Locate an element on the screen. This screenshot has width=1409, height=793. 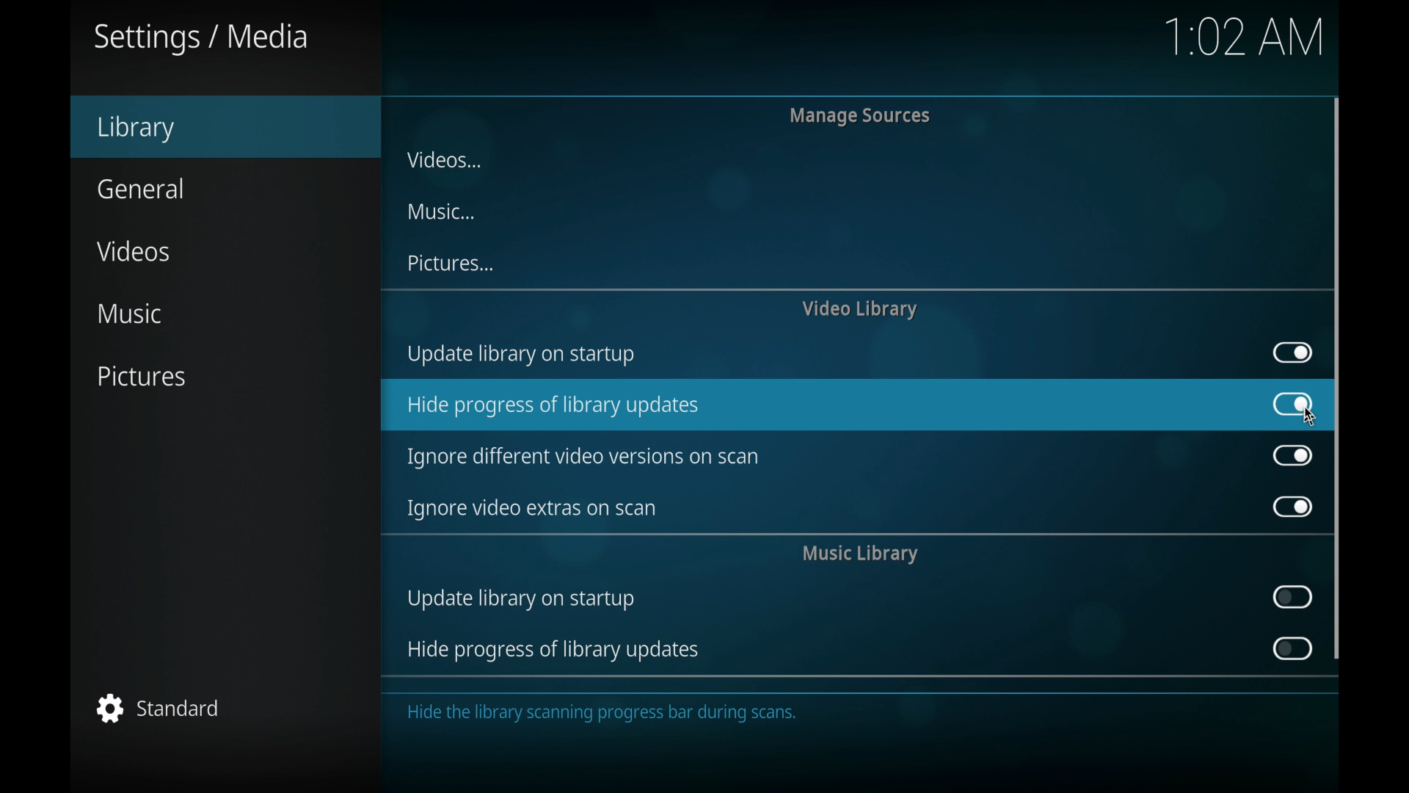
toggle button is located at coordinates (1293, 405).